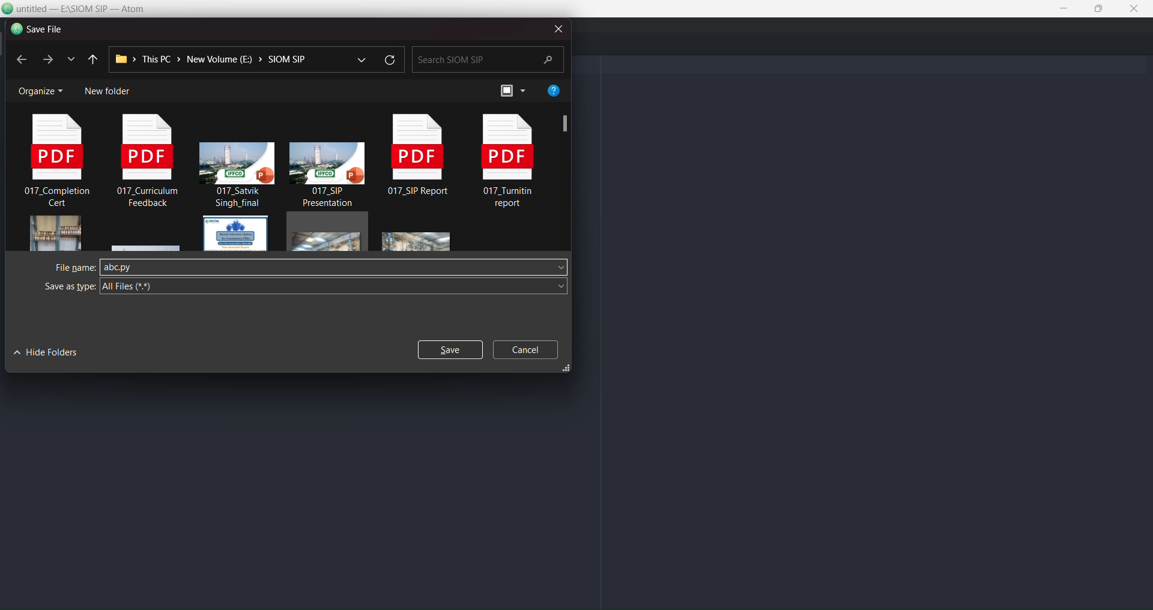  Describe the element at coordinates (47, 59) in the screenshot. I see `next` at that location.